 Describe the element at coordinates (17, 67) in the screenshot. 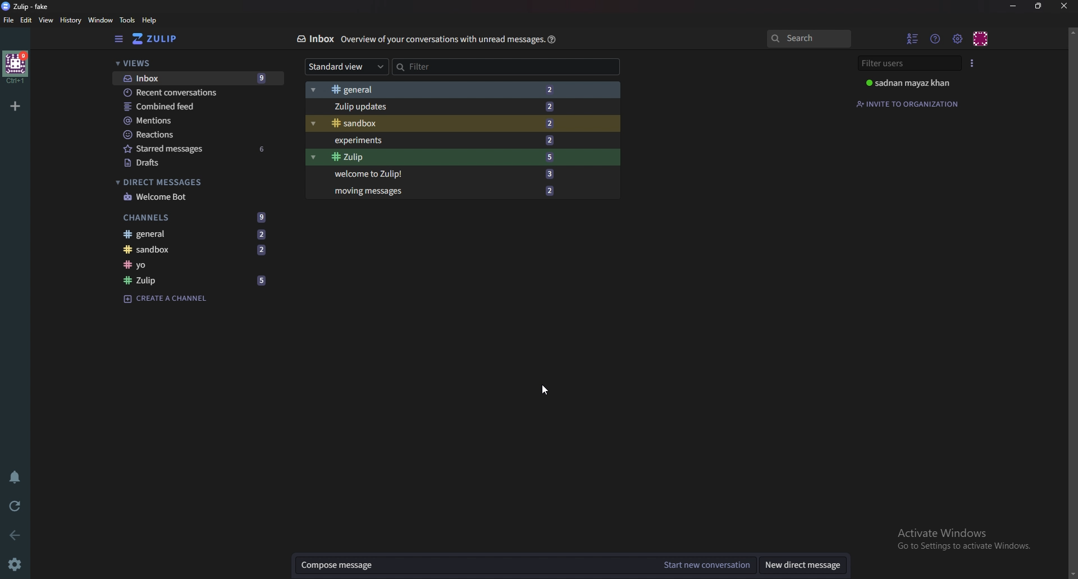

I see `home` at that location.